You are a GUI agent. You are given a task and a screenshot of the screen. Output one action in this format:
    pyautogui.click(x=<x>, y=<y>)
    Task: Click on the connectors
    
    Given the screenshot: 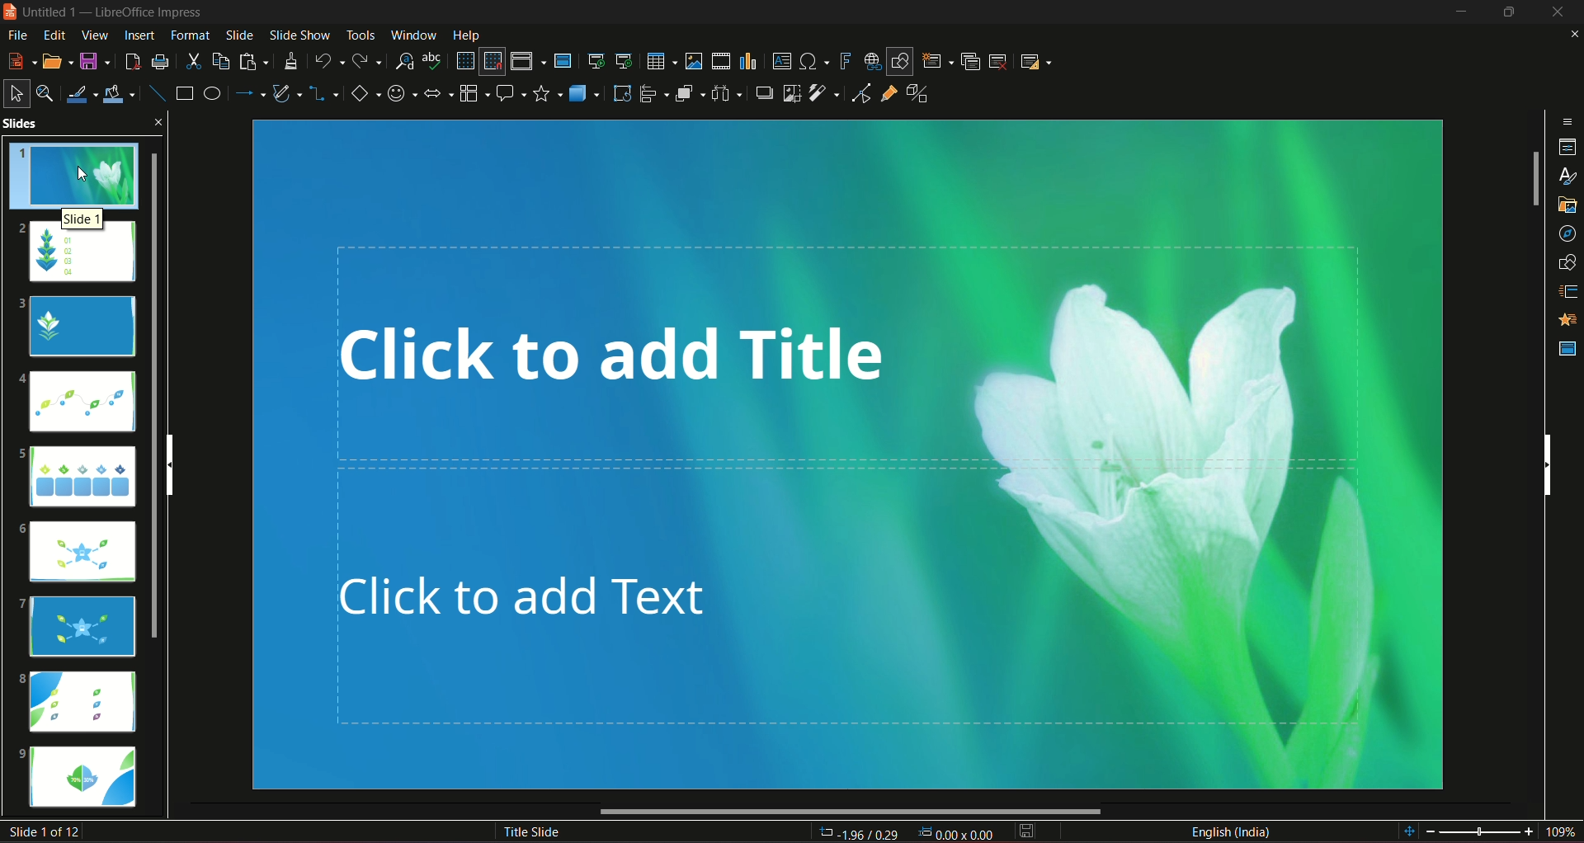 What is the action you would take?
    pyautogui.click(x=324, y=94)
    